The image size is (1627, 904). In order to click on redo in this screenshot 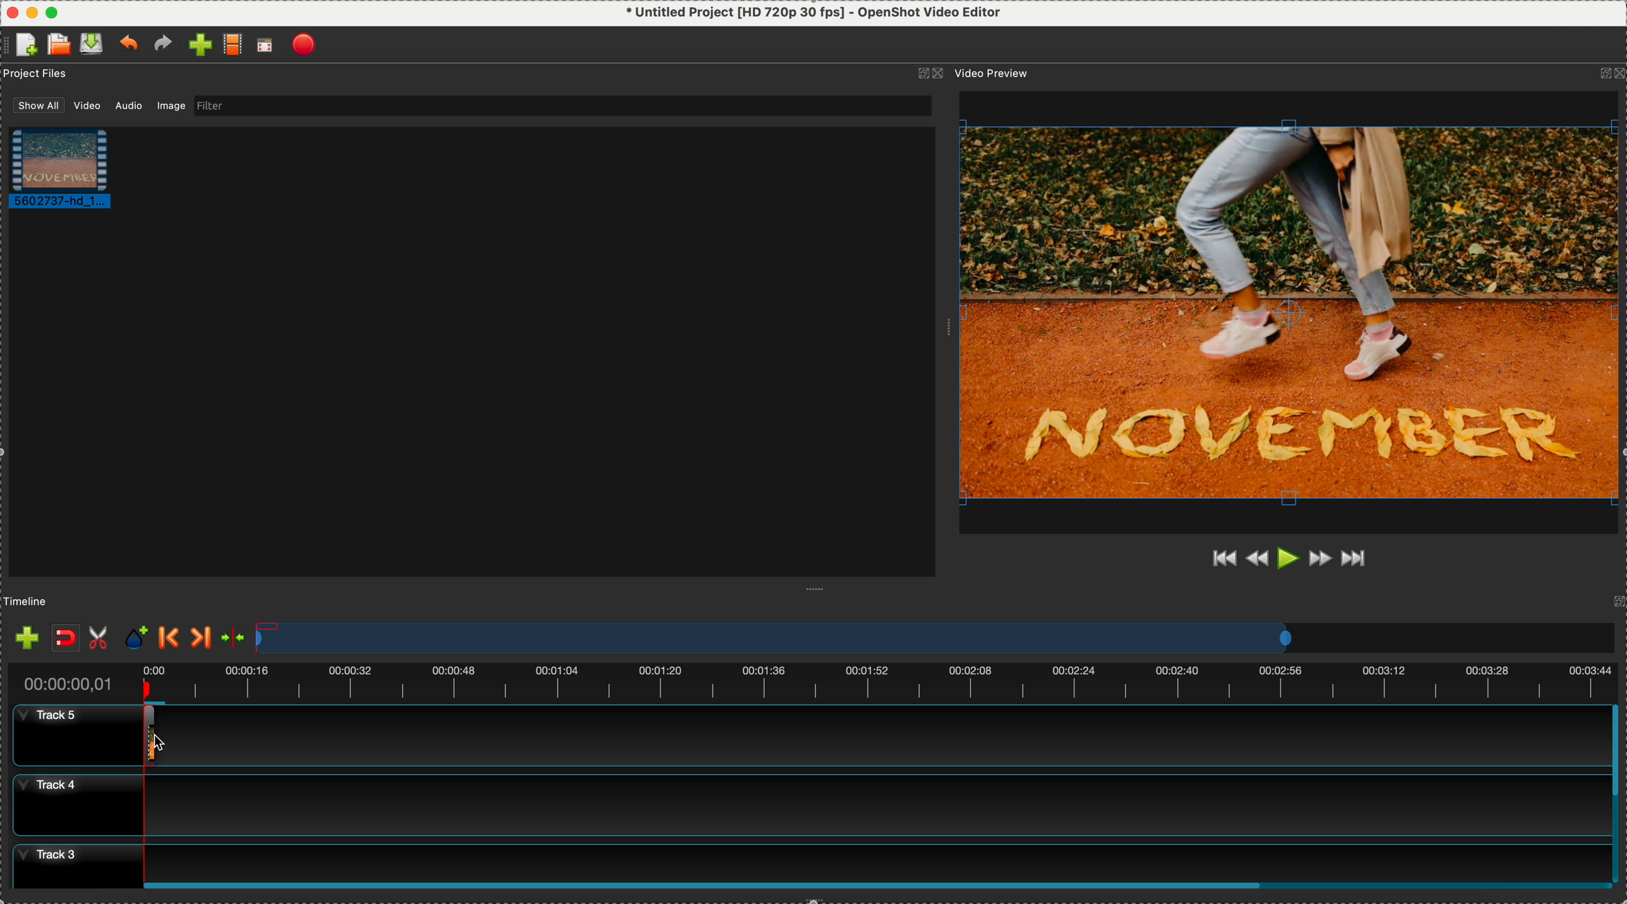, I will do `click(163, 45)`.